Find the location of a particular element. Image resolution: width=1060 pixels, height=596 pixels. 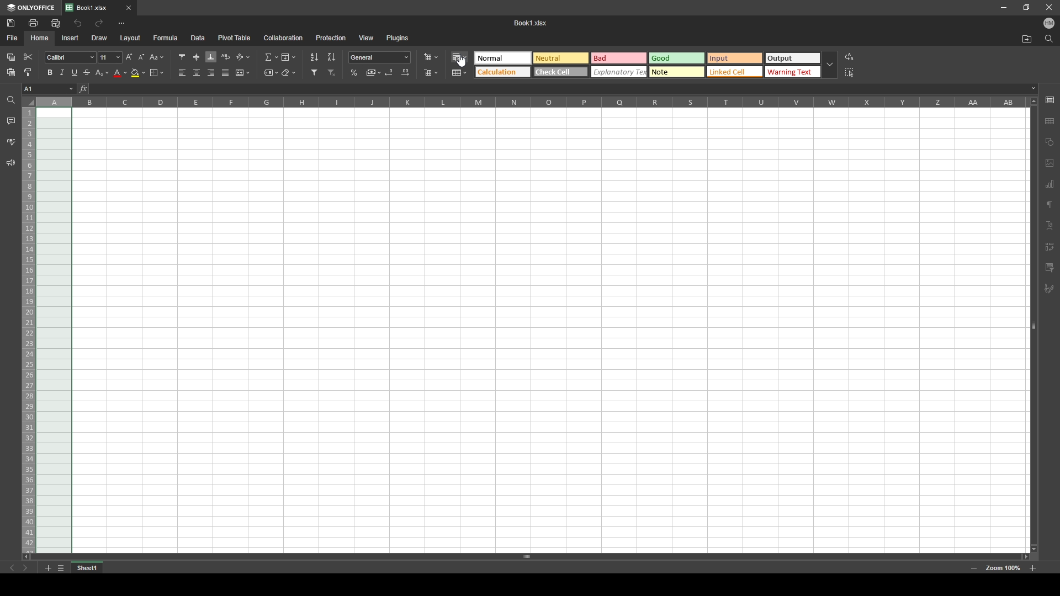

spell check is located at coordinates (12, 142).